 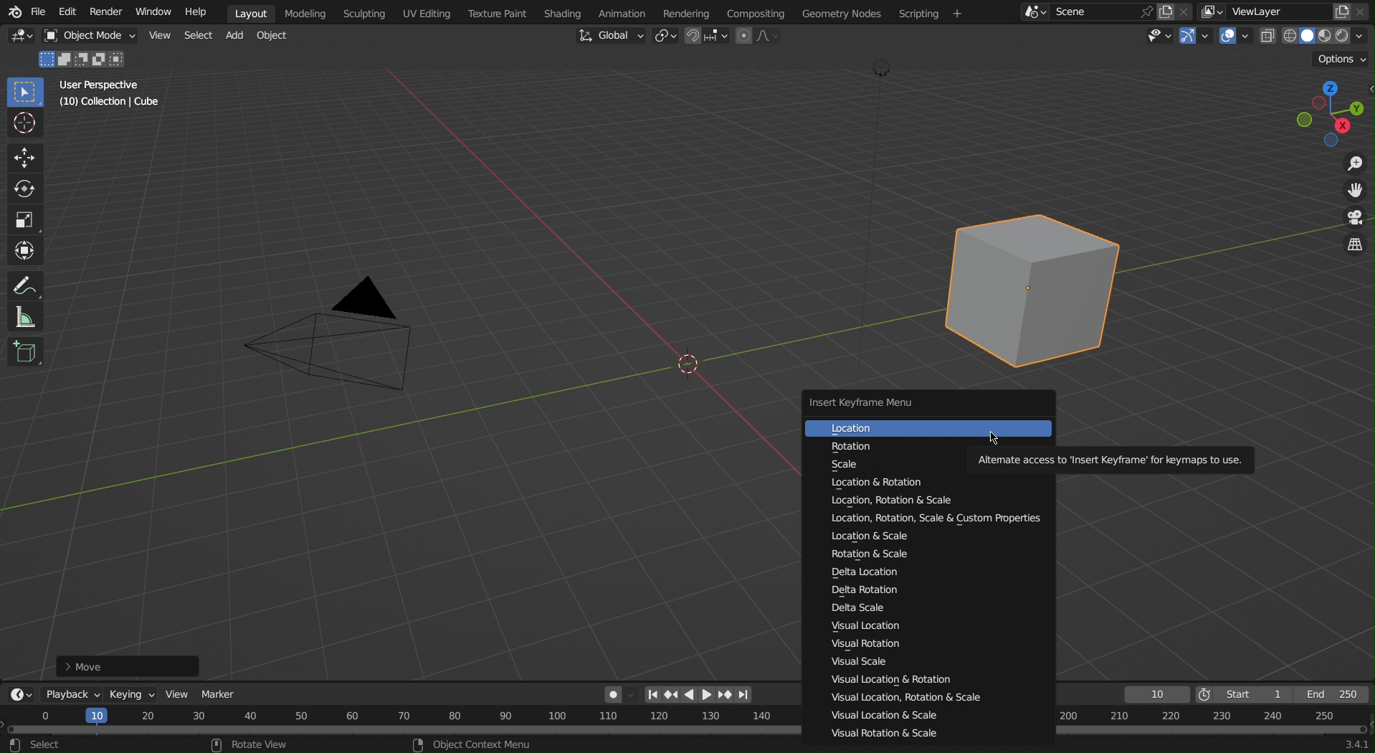 I want to click on Shading, so click(x=570, y=11).